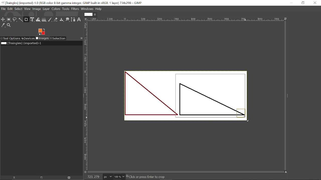 Image resolution: width=321 pixels, height=180 pixels. I want to click on Image, so click(36, 9).